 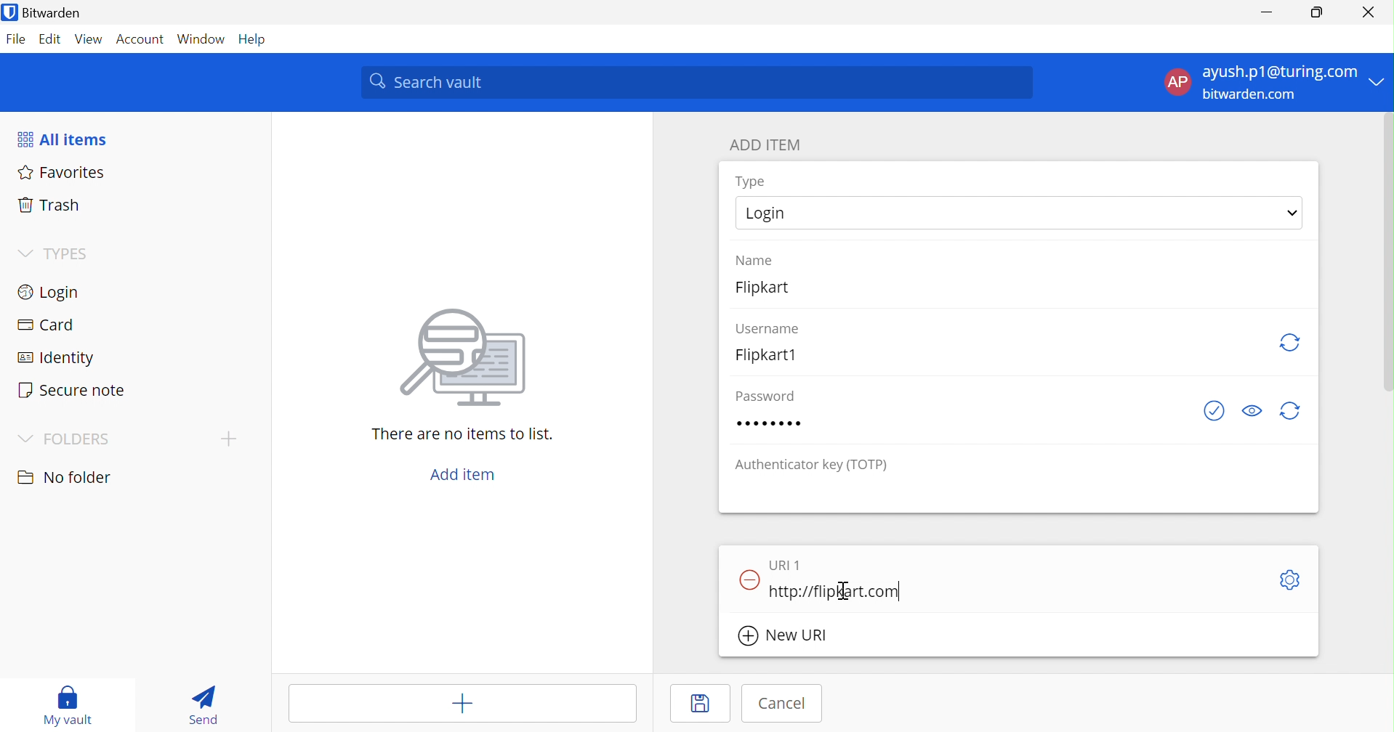 What do you see at coordinates (792, 637) in the screenshot?
I see `New URL` at bounding box center [792, 637].